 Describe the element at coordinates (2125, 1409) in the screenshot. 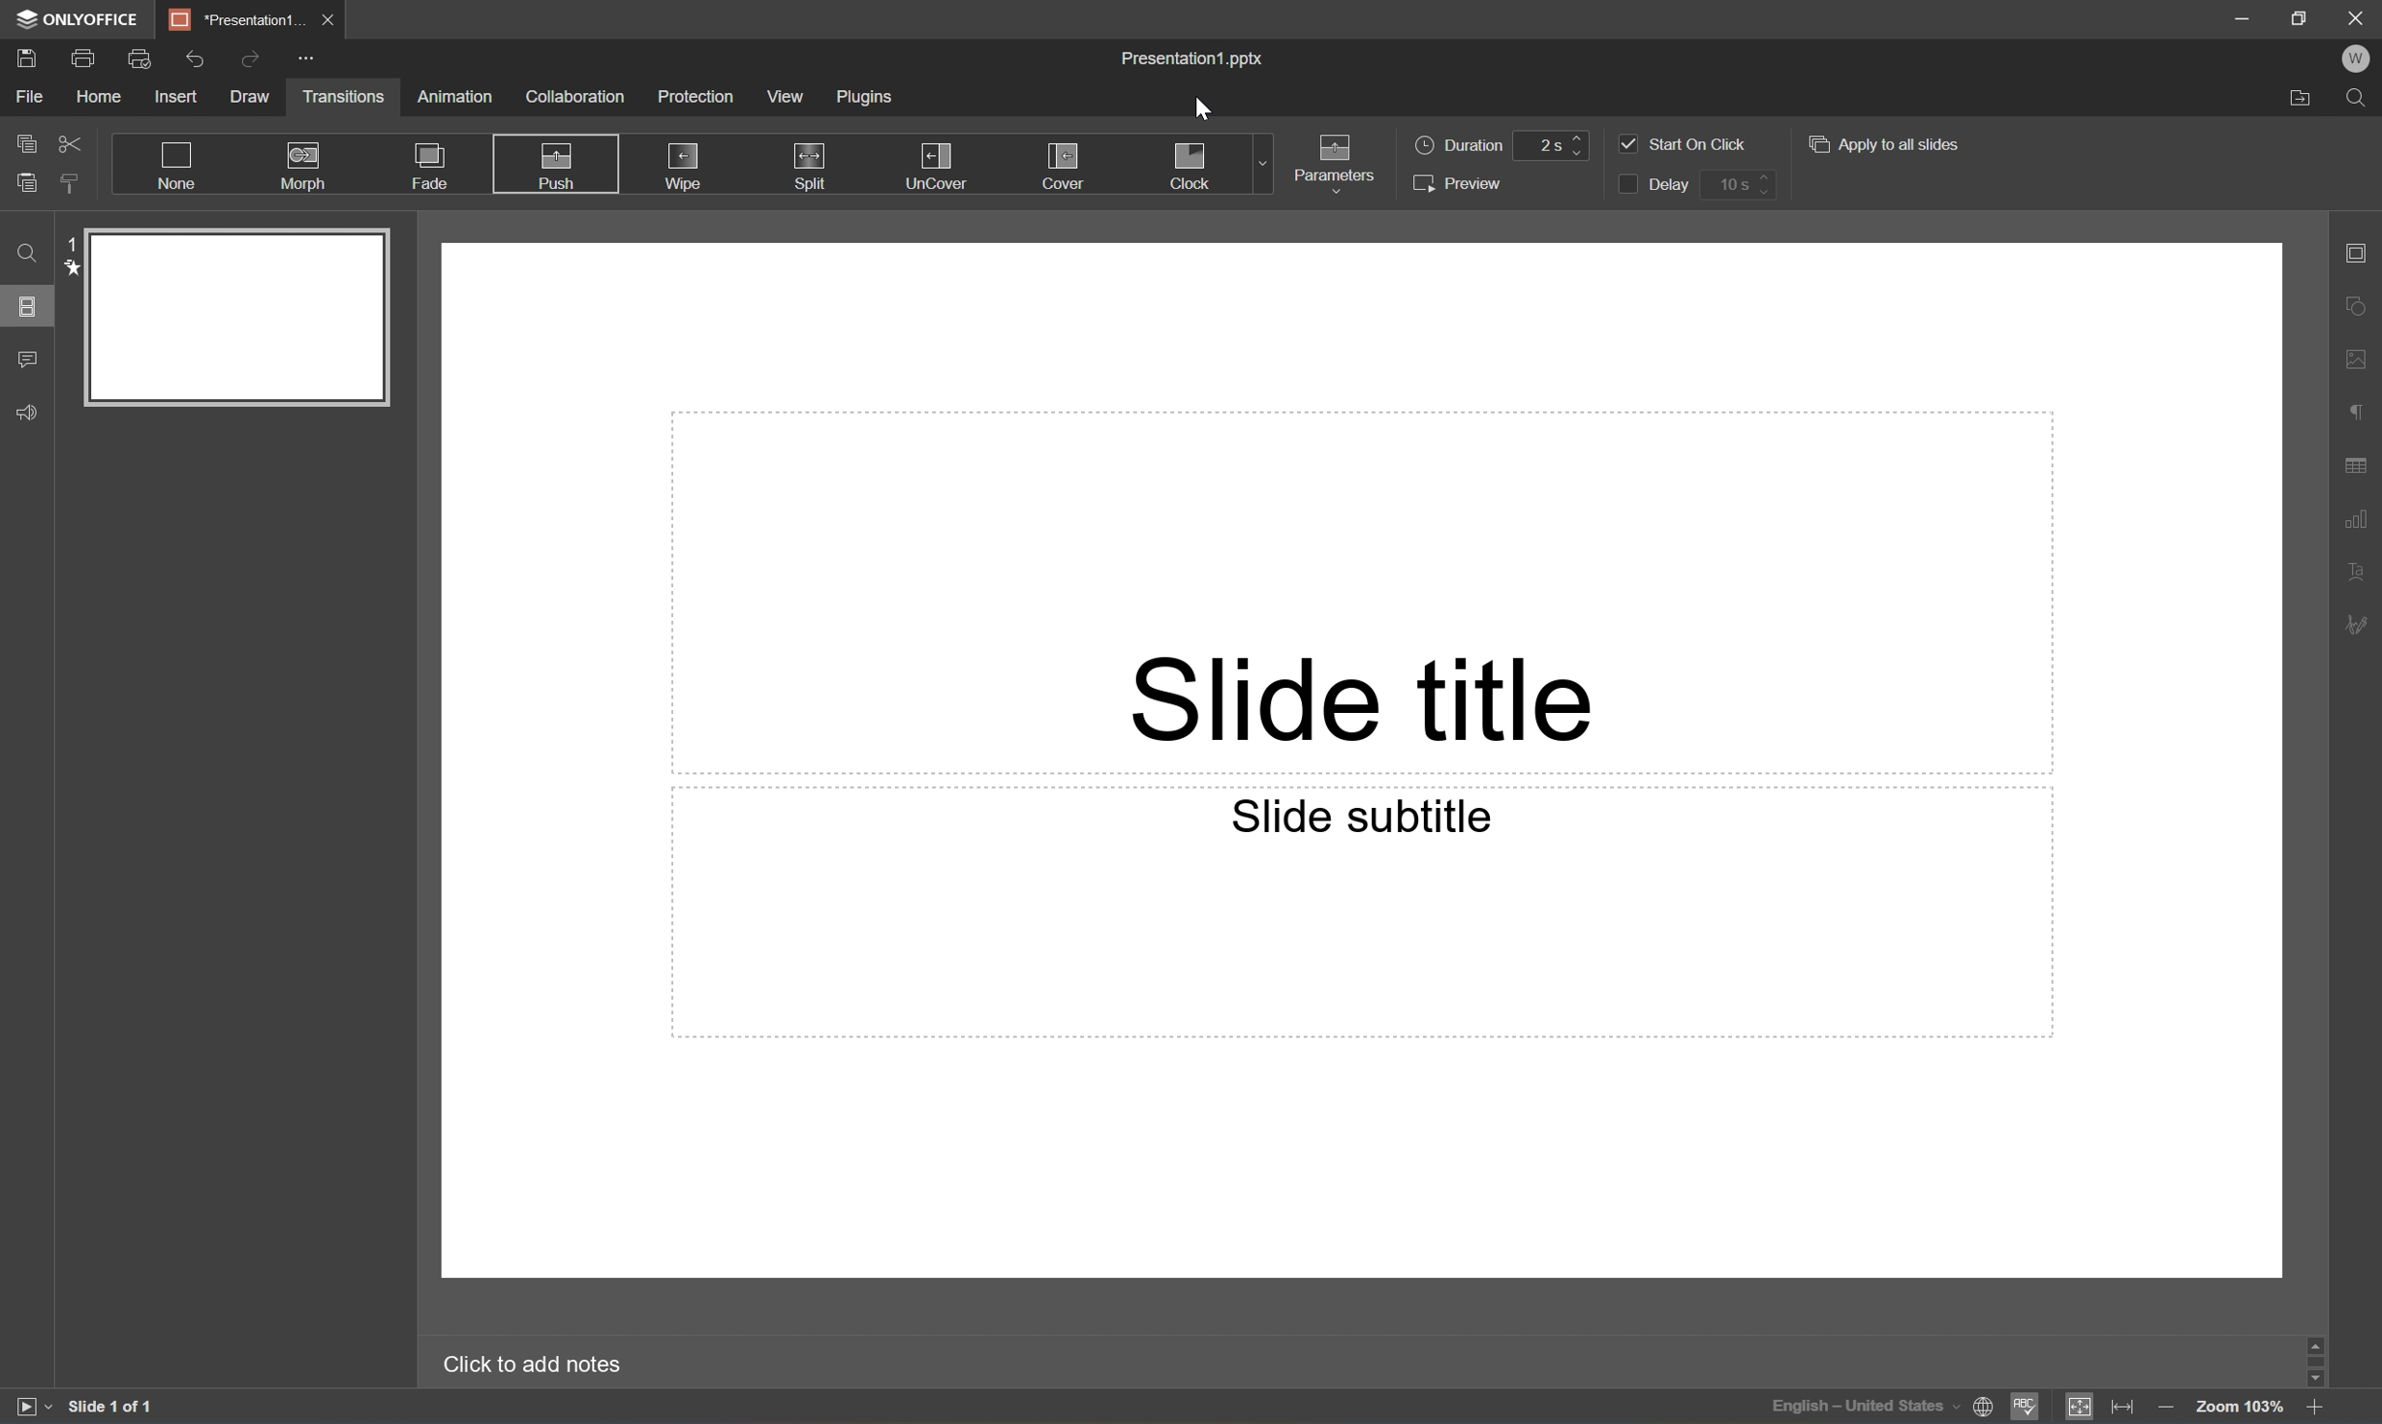

I see `Fit to width` at that location.